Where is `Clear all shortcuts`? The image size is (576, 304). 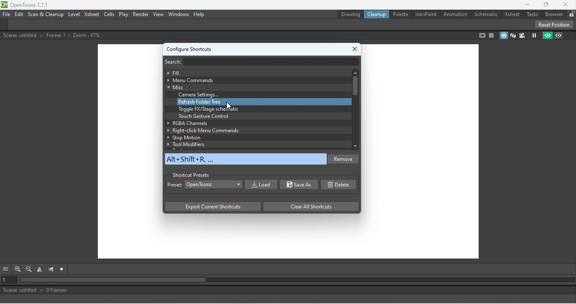 Clear all shortcuts is located at coordinates (308, 206).